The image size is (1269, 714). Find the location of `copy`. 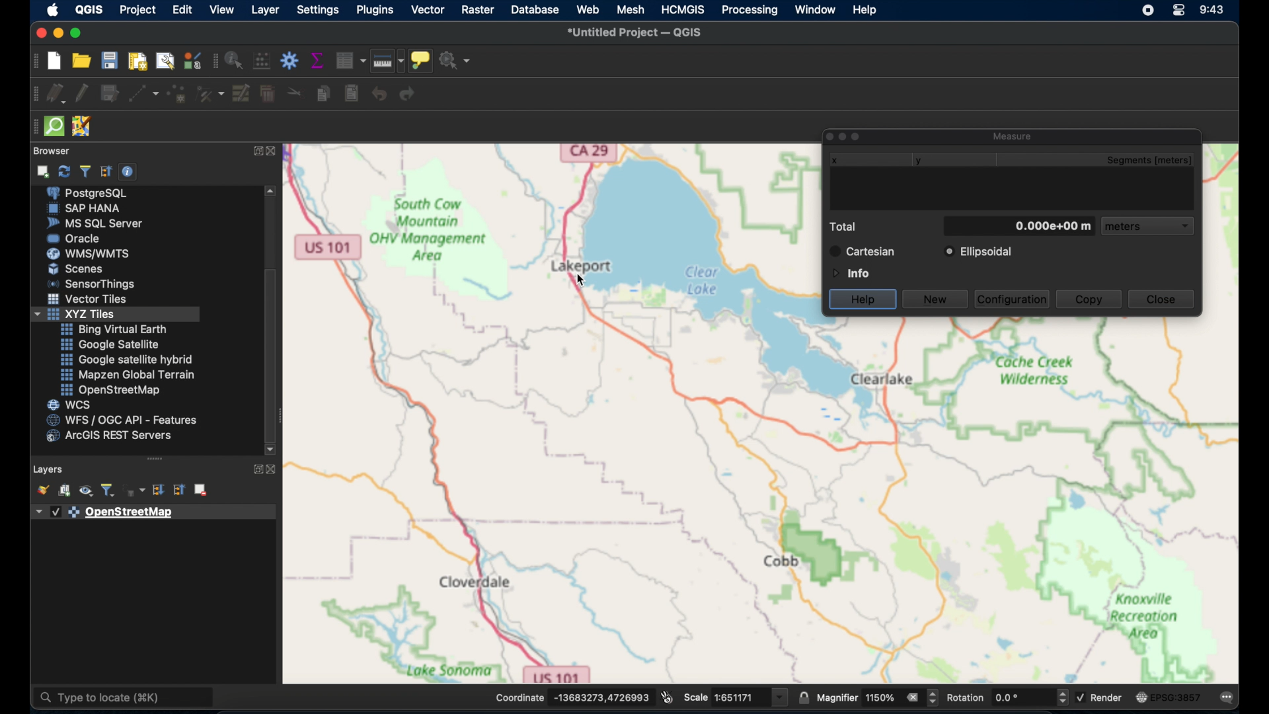

copy is located at coordinates (1089, 300).